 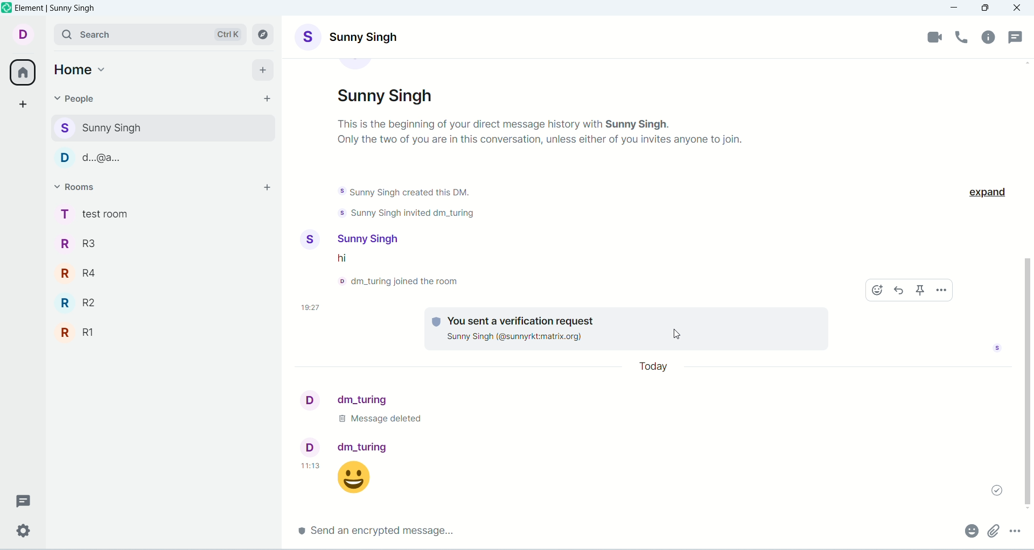 I want to click on test room, so click(x=162, y=213).